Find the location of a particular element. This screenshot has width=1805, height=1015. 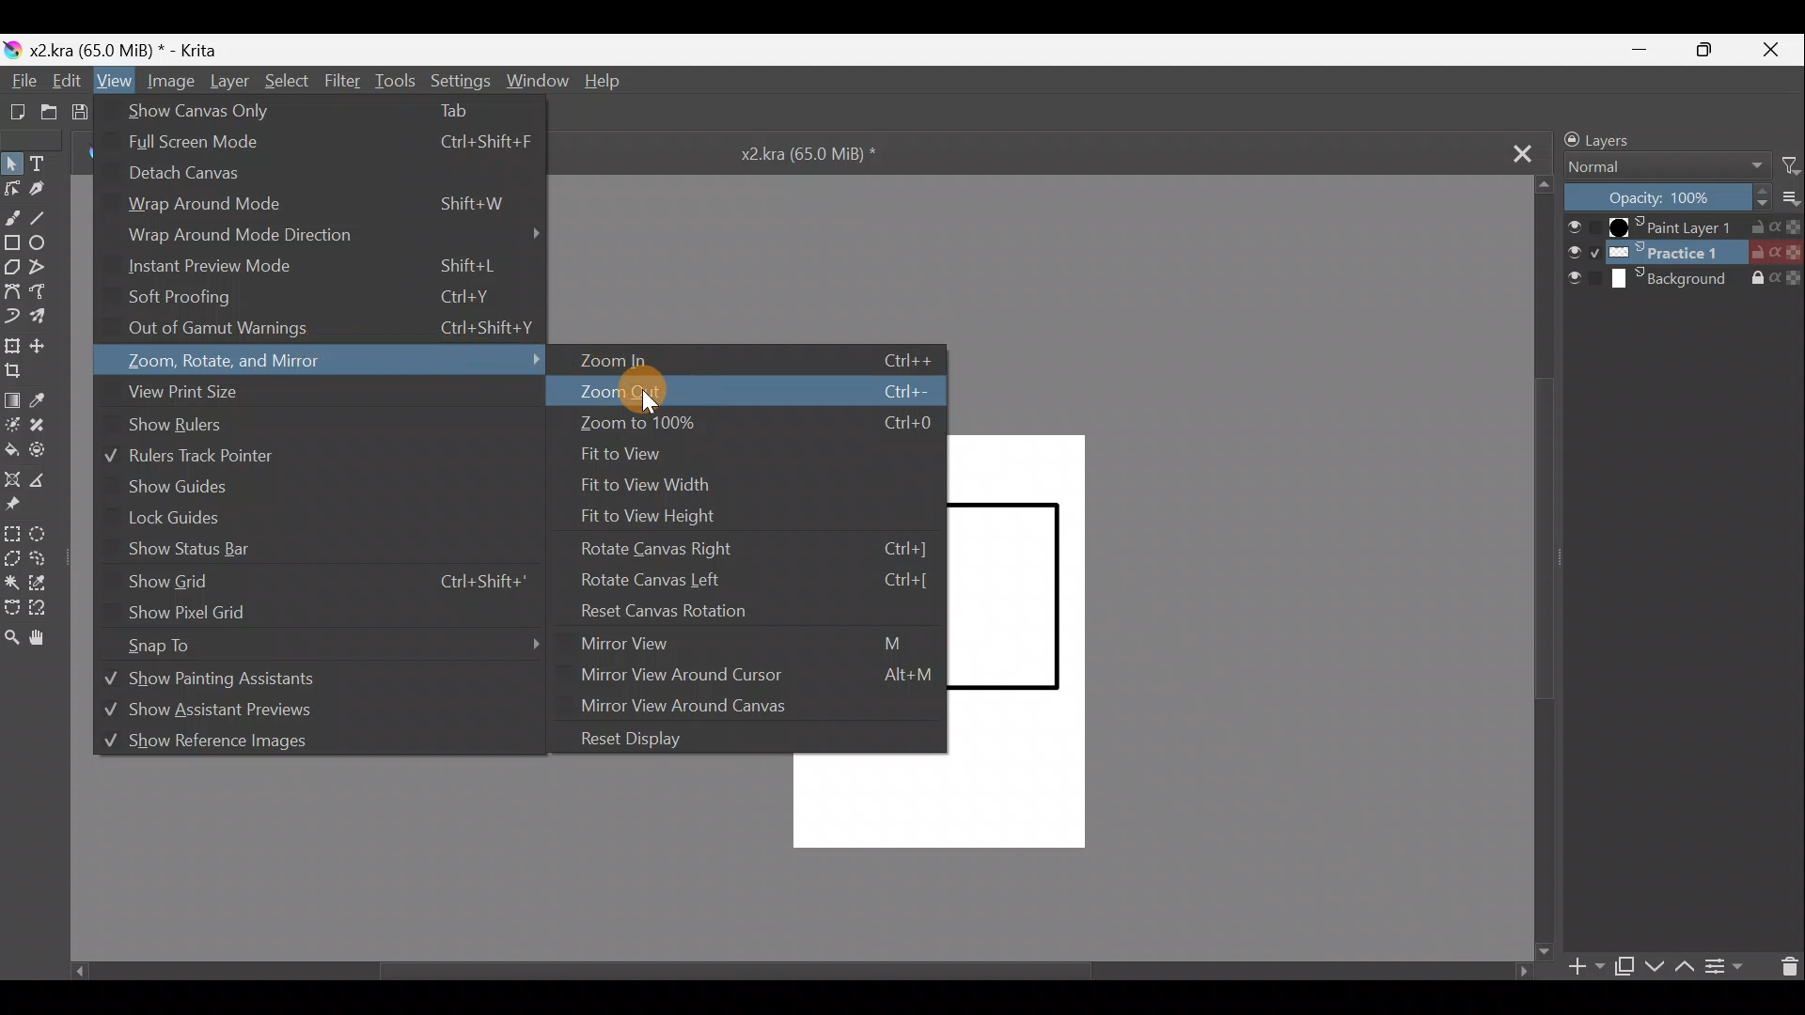

Draw a gradient is located at coordinates (15, 398).